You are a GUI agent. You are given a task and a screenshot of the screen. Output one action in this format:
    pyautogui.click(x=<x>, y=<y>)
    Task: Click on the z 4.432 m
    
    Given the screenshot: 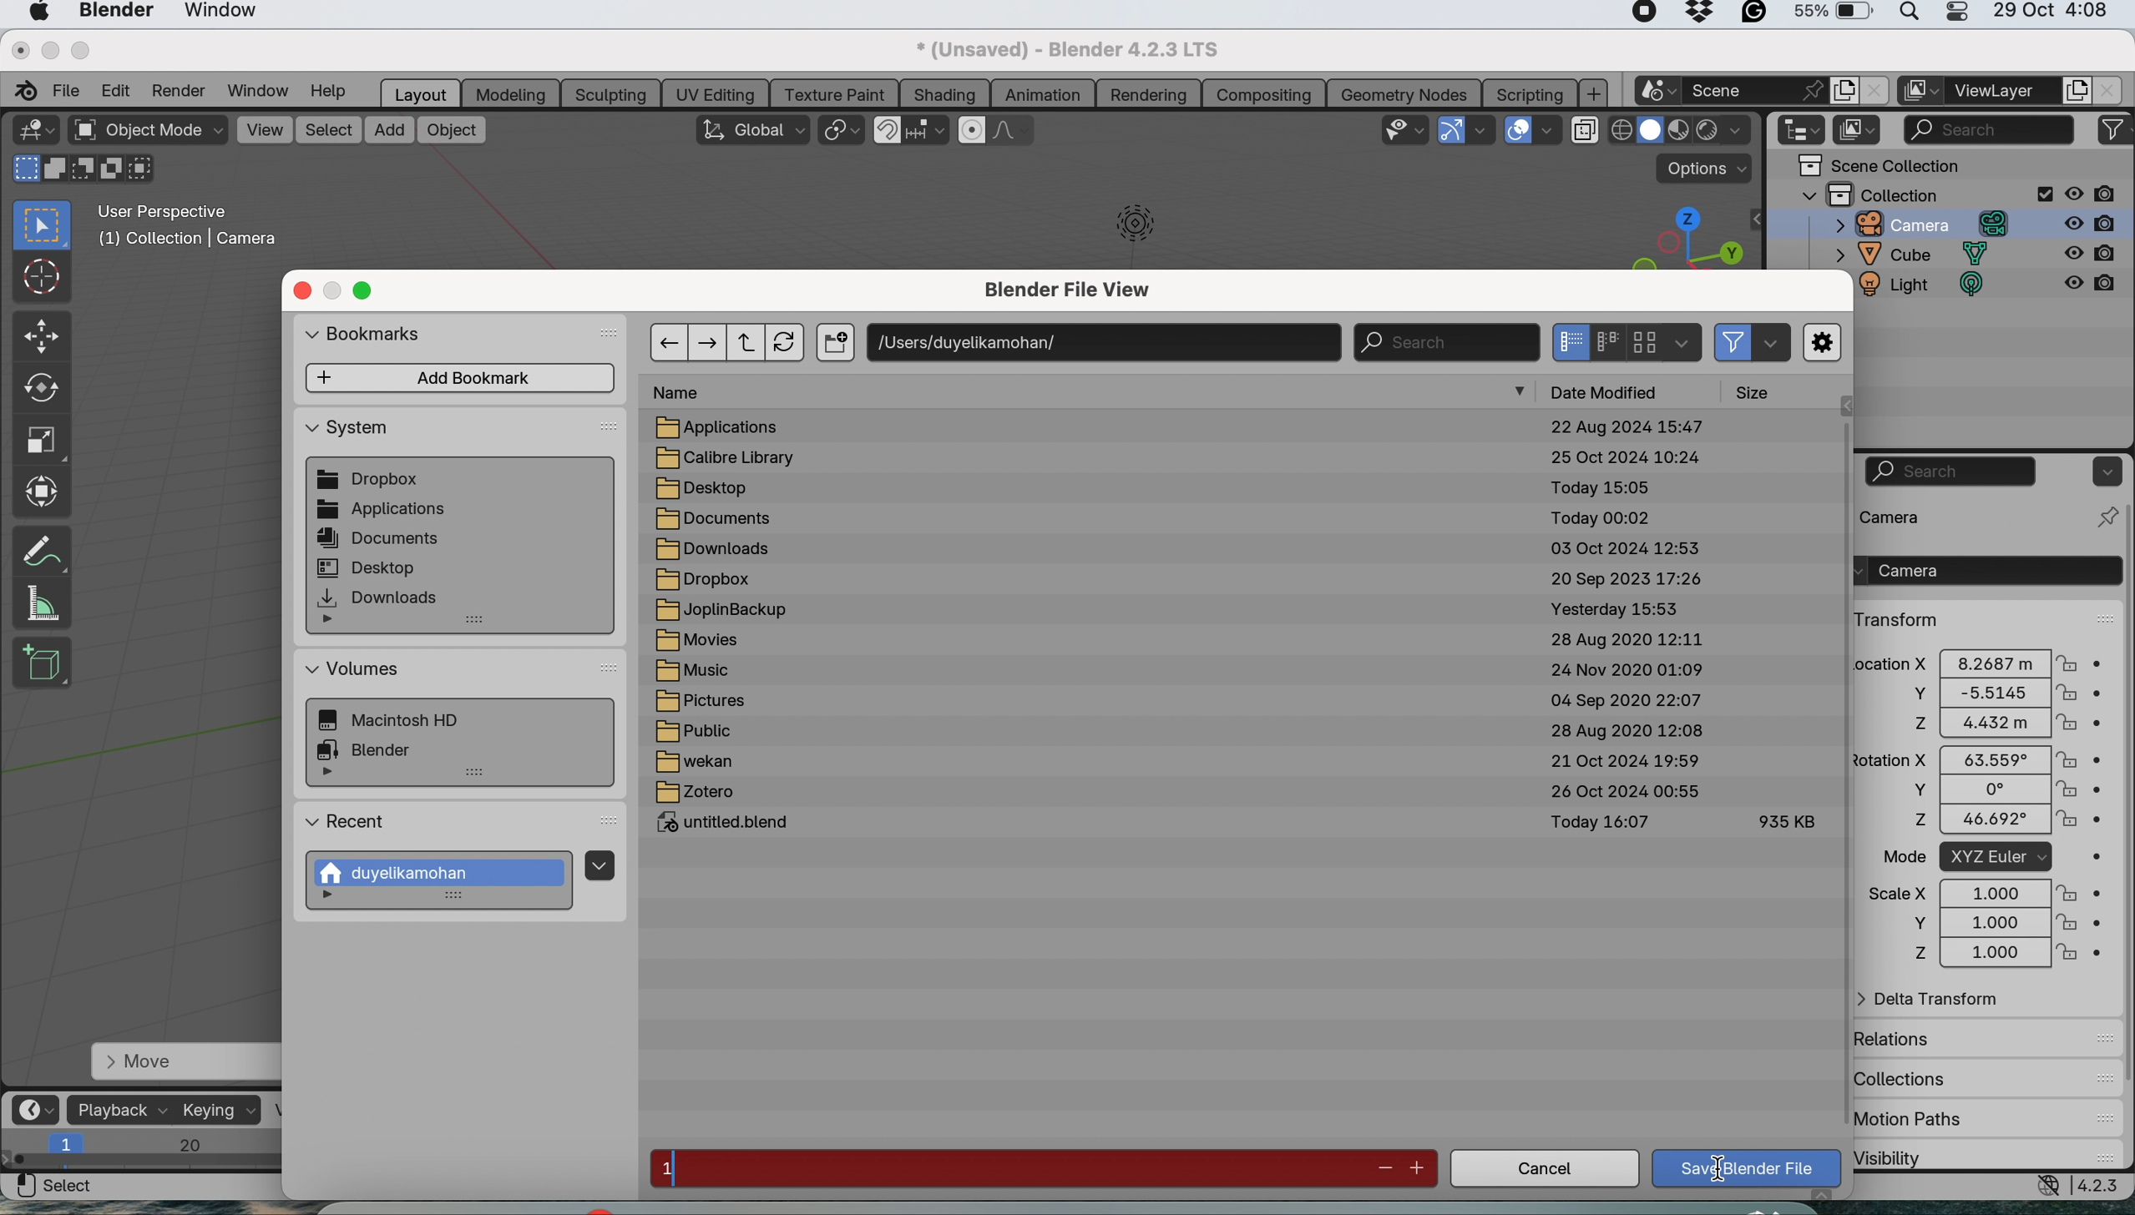 What is the action you would take?
    pyautogui.click(x=1984, y=724)
    